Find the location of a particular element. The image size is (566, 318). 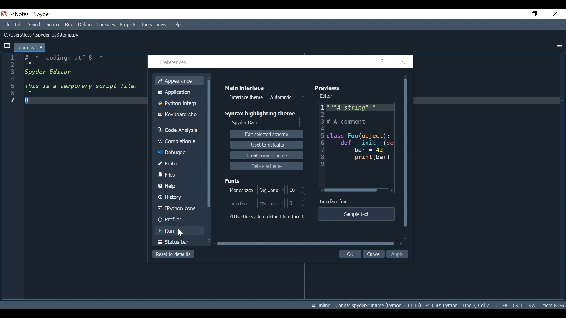

Source is located at coordinates (53, 25).